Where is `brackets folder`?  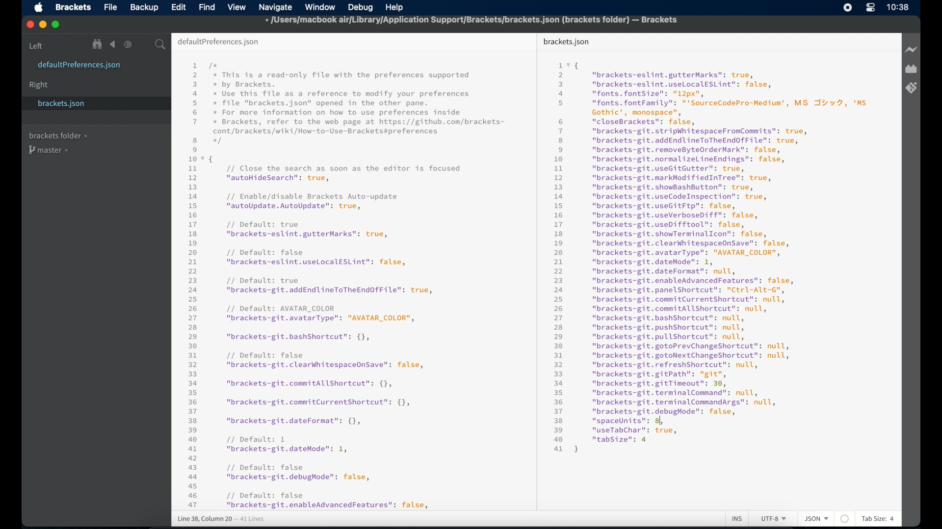 brackets folder is located at coordinates (58, 135).